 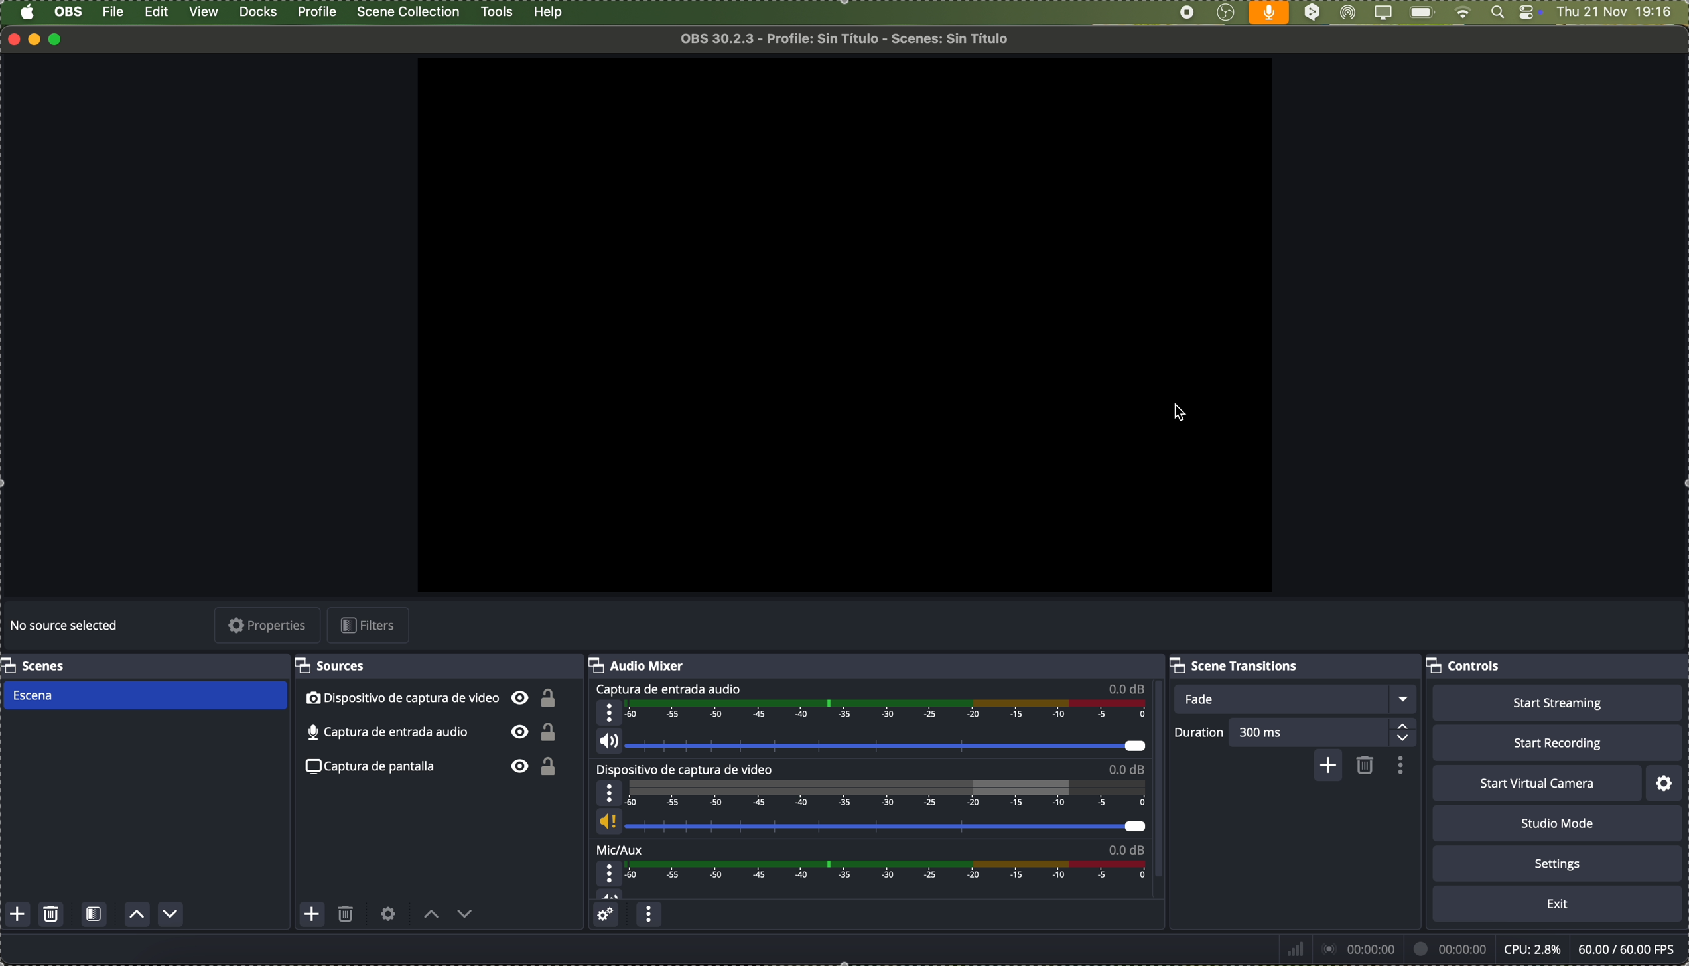 I want to click on exit, so click(x=1558, y=904).